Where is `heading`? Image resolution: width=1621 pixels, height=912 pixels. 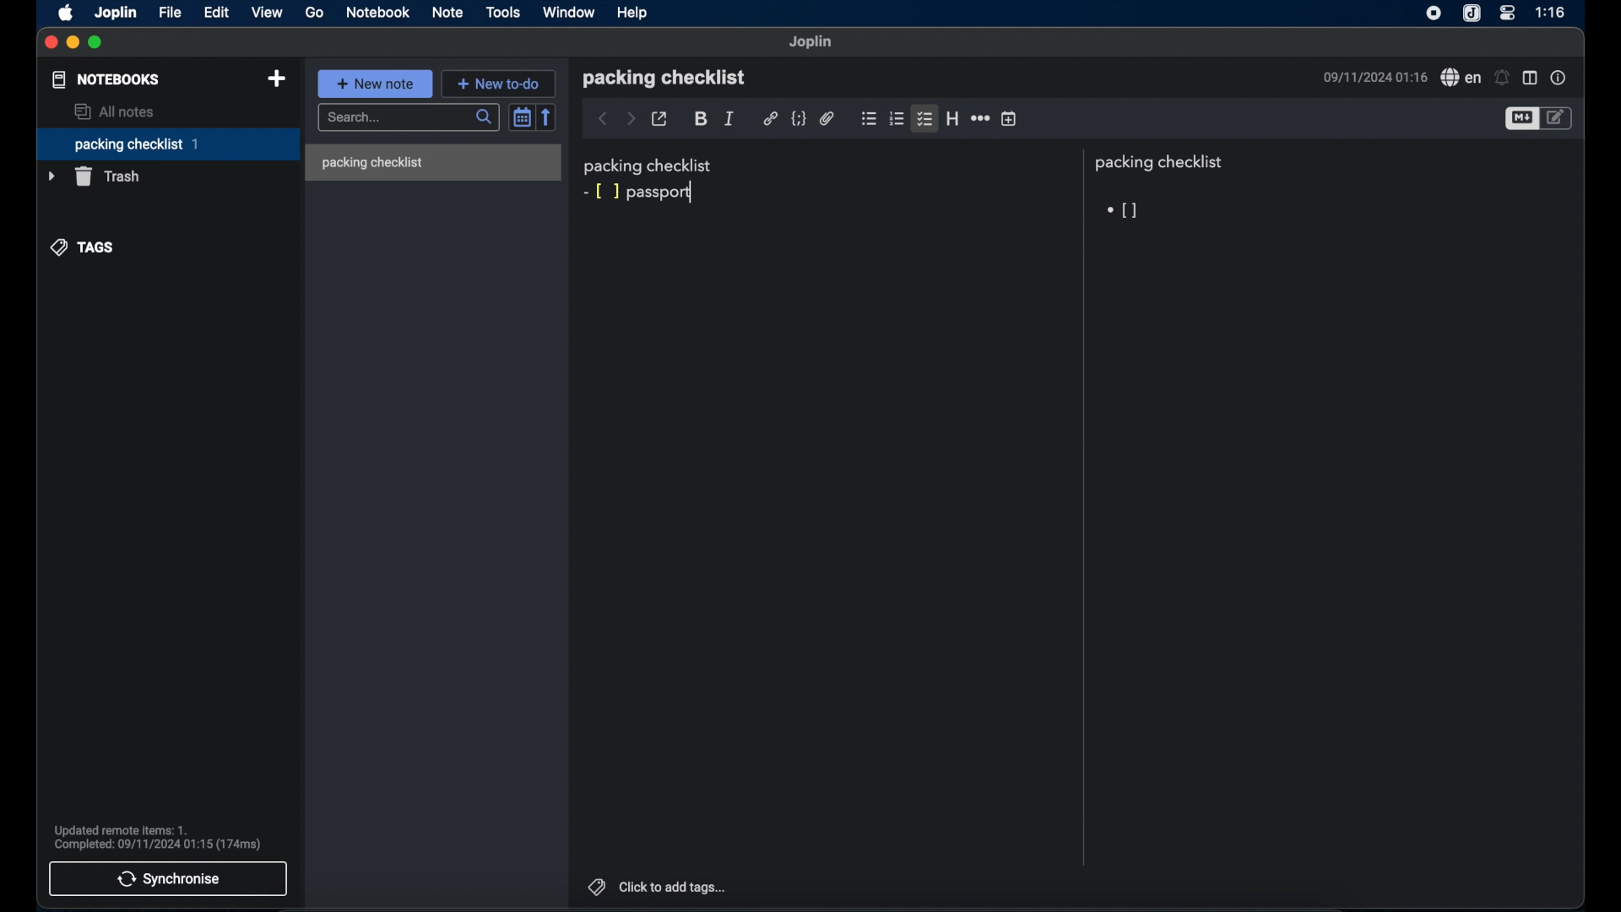 heading is located at coordinates (952, 118).